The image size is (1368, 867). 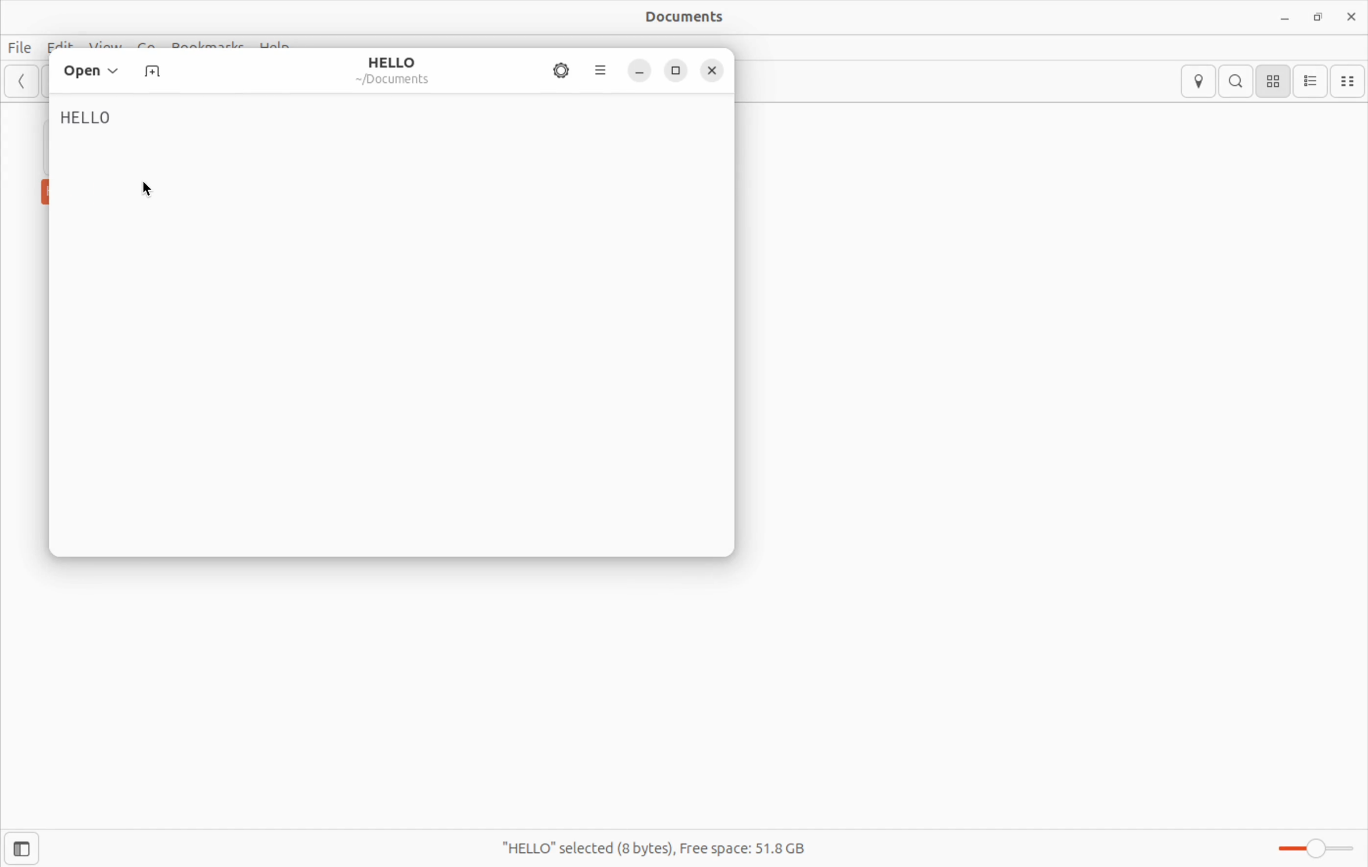 What do you see at coordinates (26, 89) in the screenshot?
I see `Back` at bounding box center [26, 89].